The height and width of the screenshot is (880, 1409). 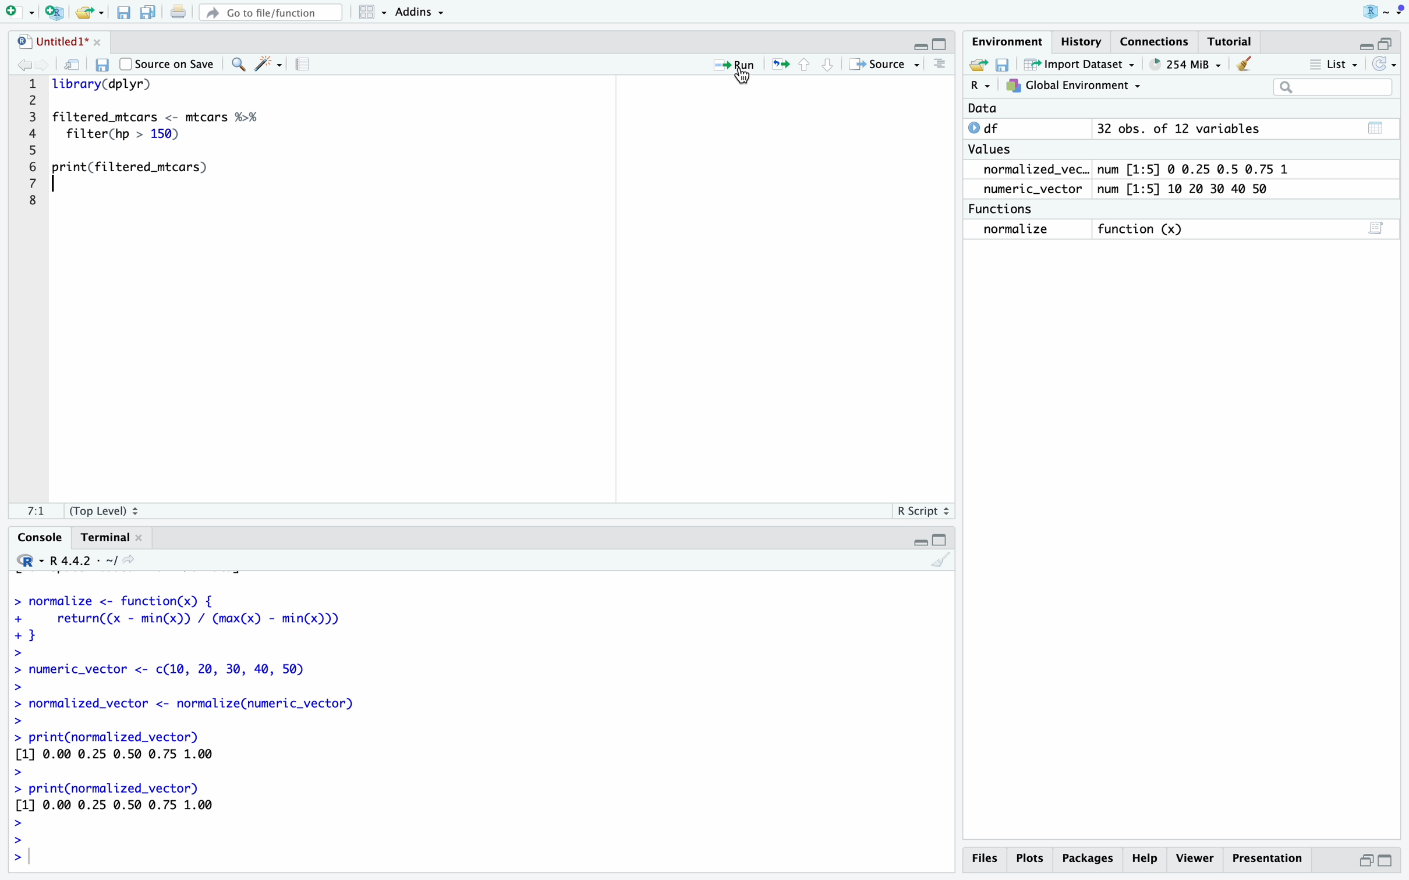 I want to click on R Script, so click(x=921, y=513).